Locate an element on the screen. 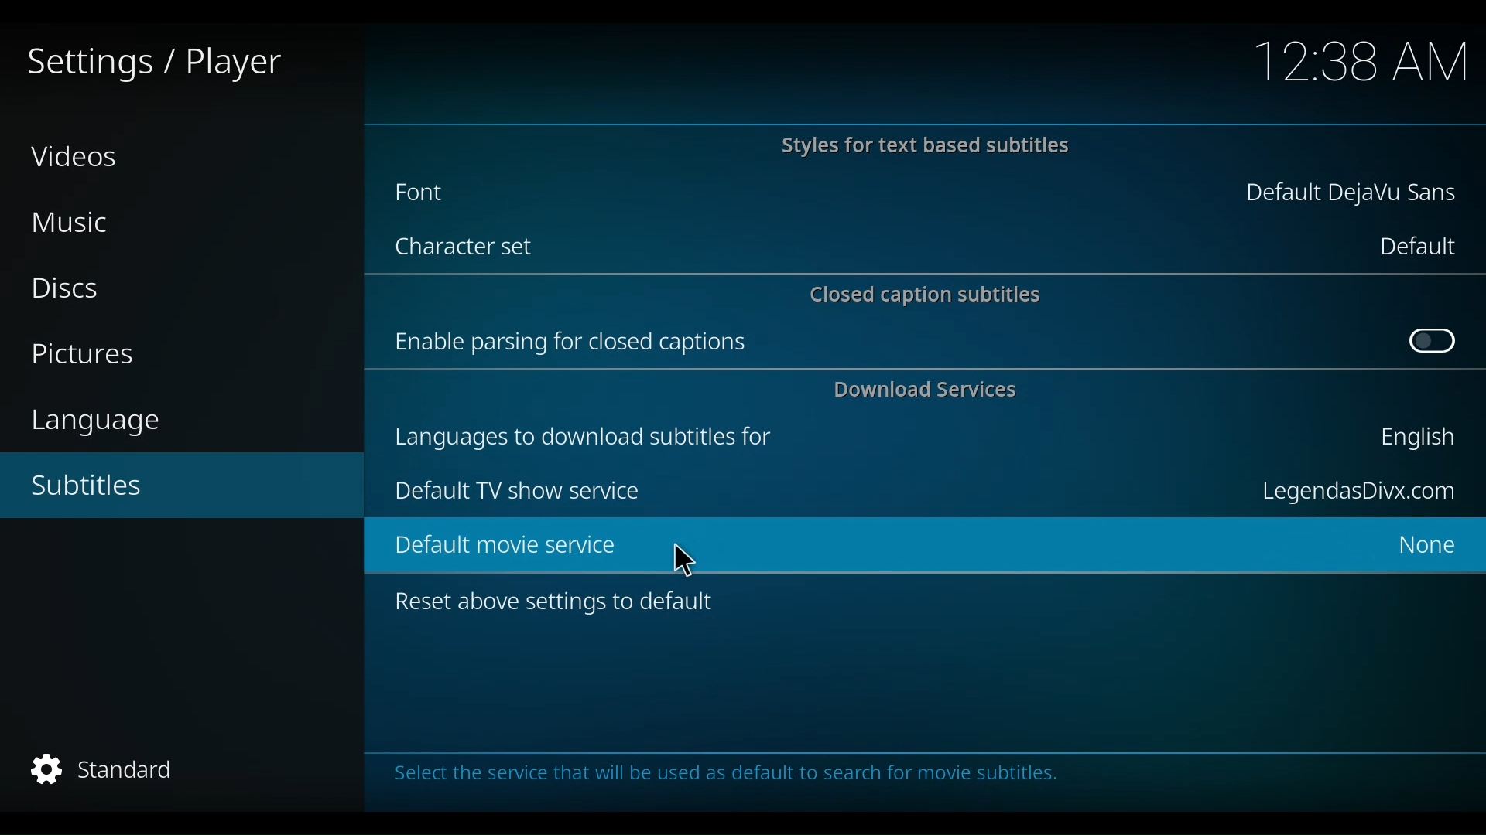 This screenshot has width=1486, height=835. Font is located at coordinates (439, 192).